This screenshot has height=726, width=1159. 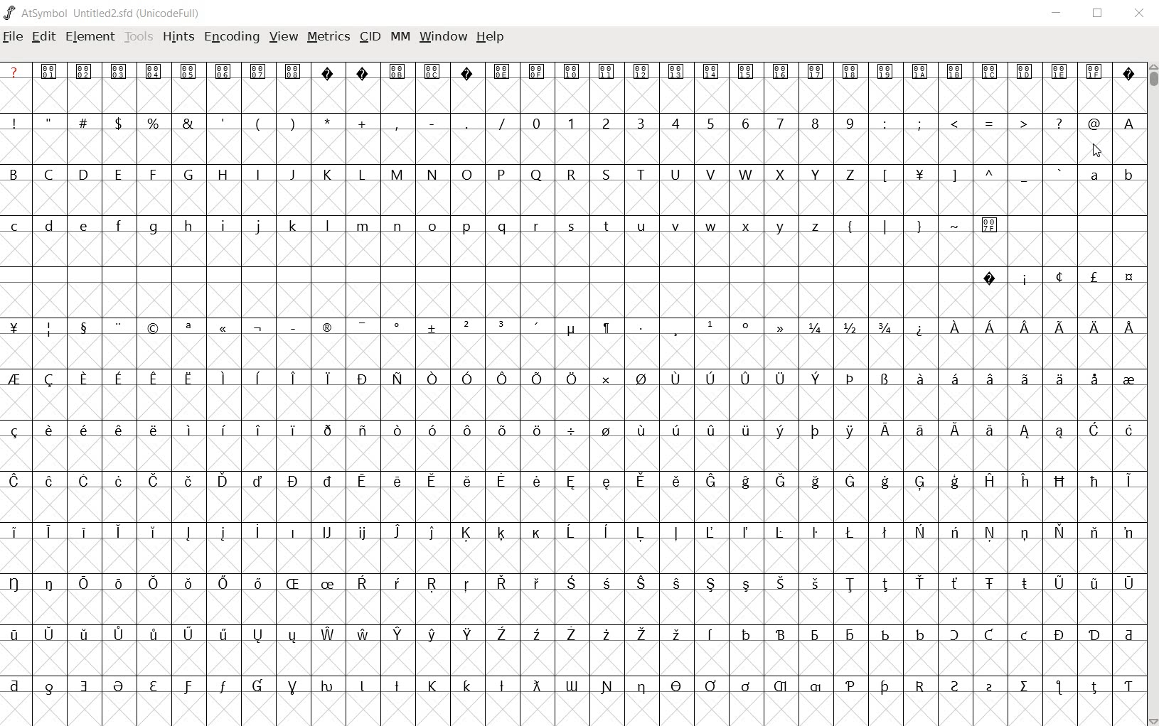 I want to click on MM, so click(x=400, y=36).